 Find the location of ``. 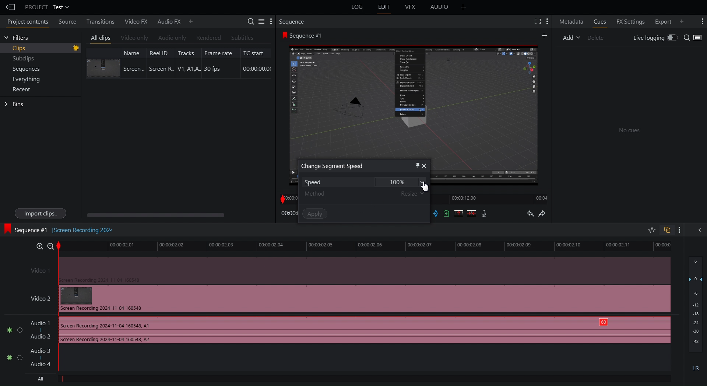

 is located at coordinates (29, 79).